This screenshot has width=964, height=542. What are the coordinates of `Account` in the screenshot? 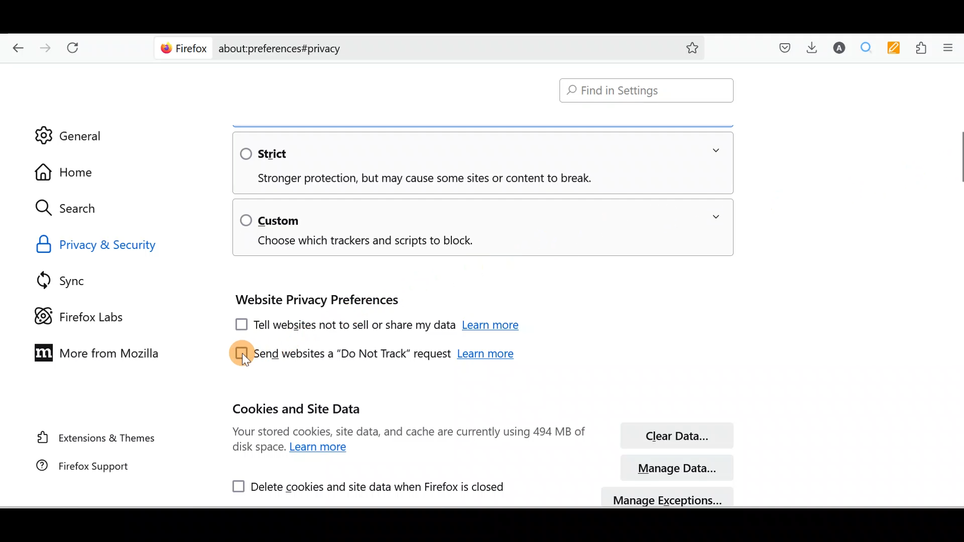 It's located at (839, 46).